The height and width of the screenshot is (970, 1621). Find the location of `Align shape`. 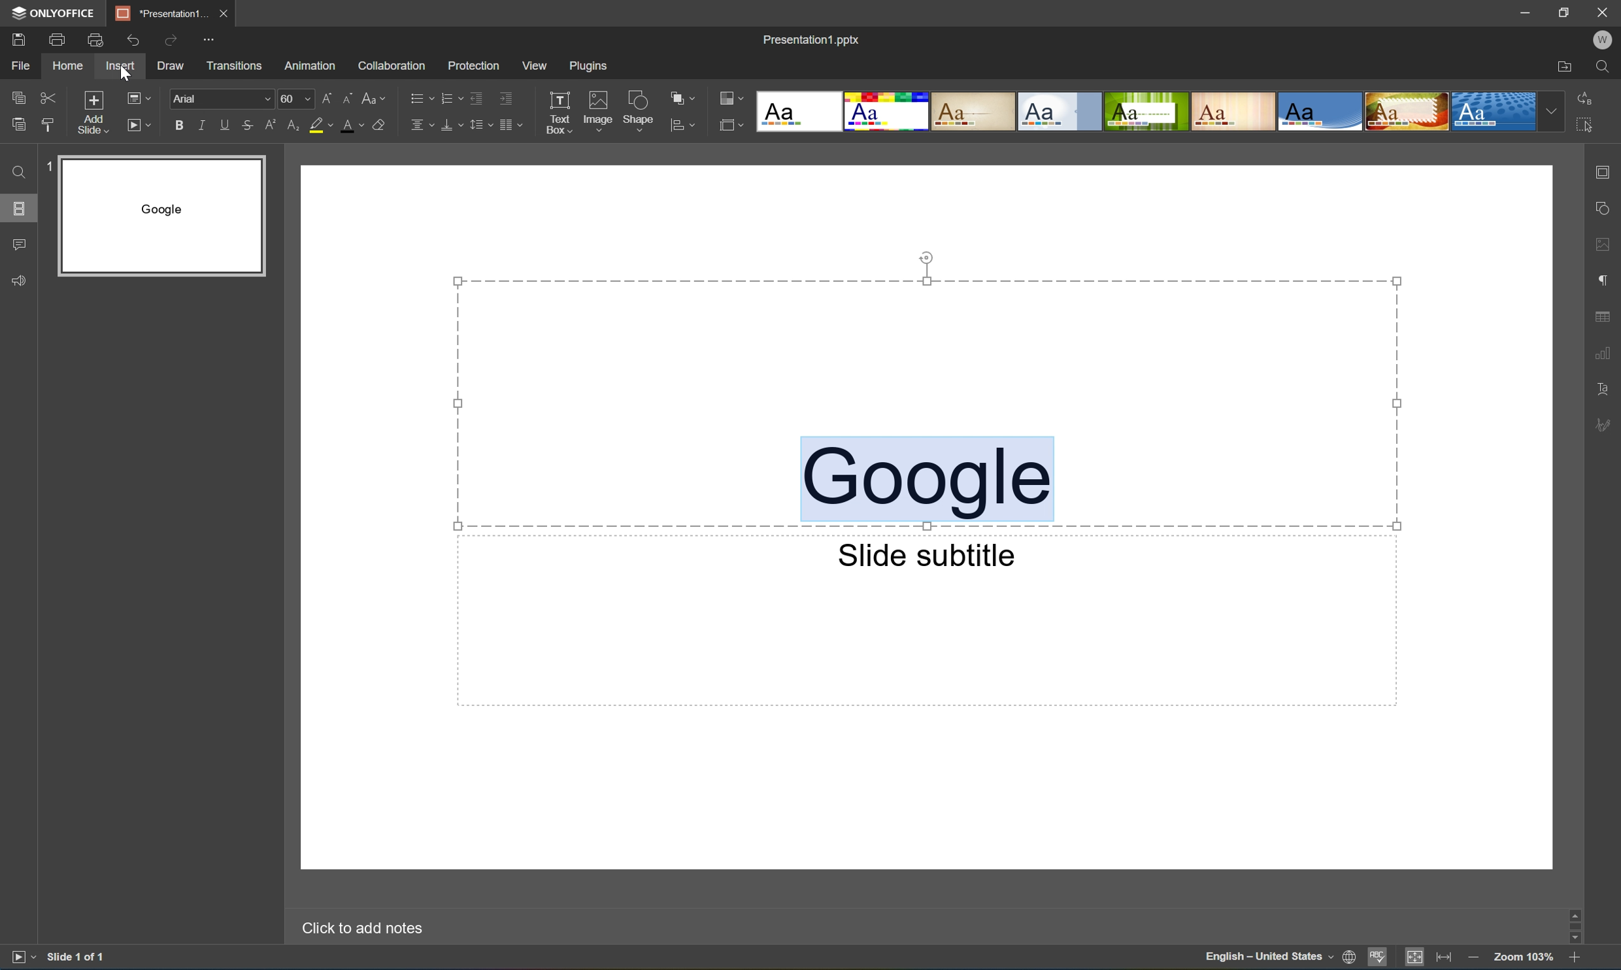

Align shape is located at coordinates (683, 126).